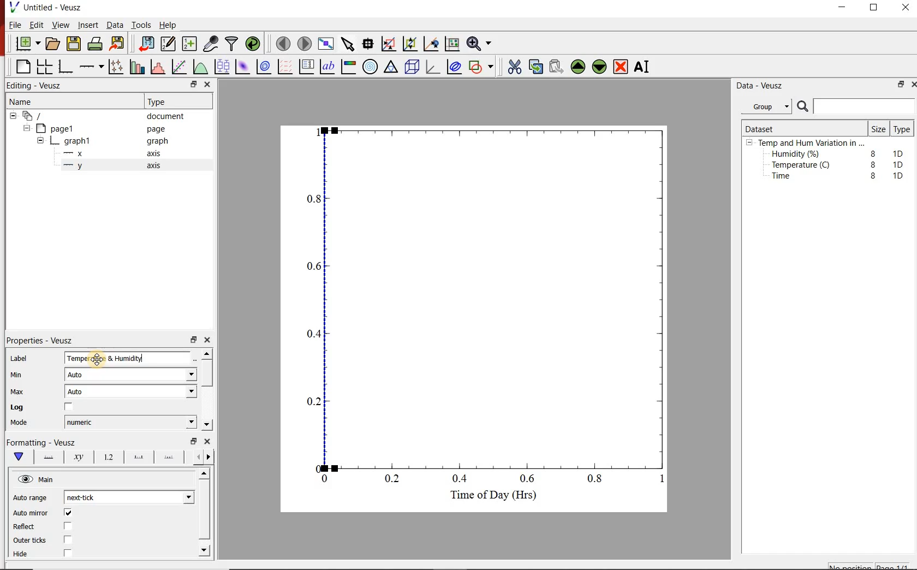 The height and width of the screenshot is (570, 917). What do you see at coordinates (749, 144) in the screenshot?
I see `hide sub menu` at bounding box center [749, 144].